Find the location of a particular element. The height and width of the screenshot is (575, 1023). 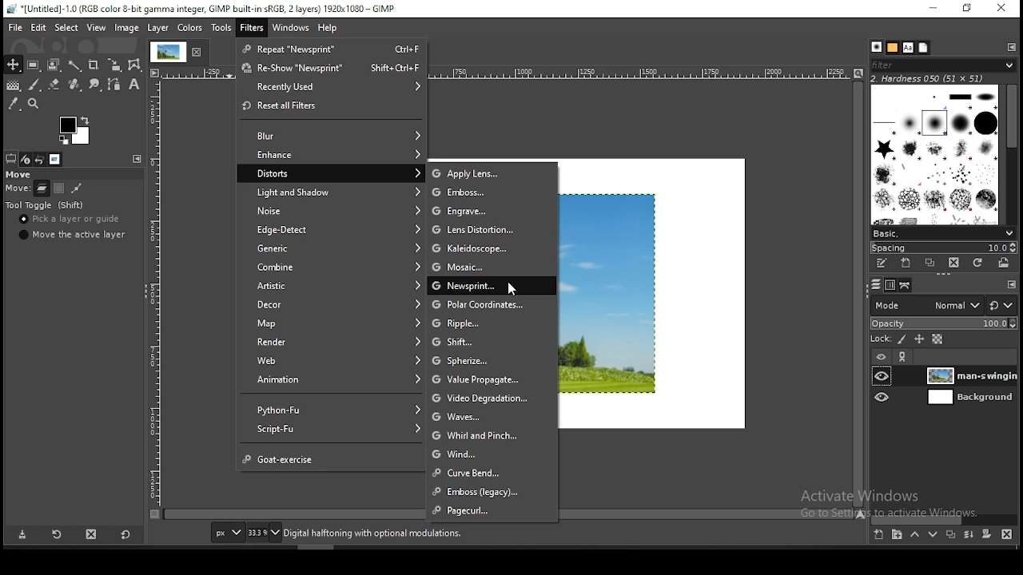

undo history is located at coordinates (38, 159).